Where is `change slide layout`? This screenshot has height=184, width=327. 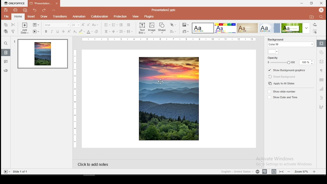
change slide layout is located at coordinates (36, 25).